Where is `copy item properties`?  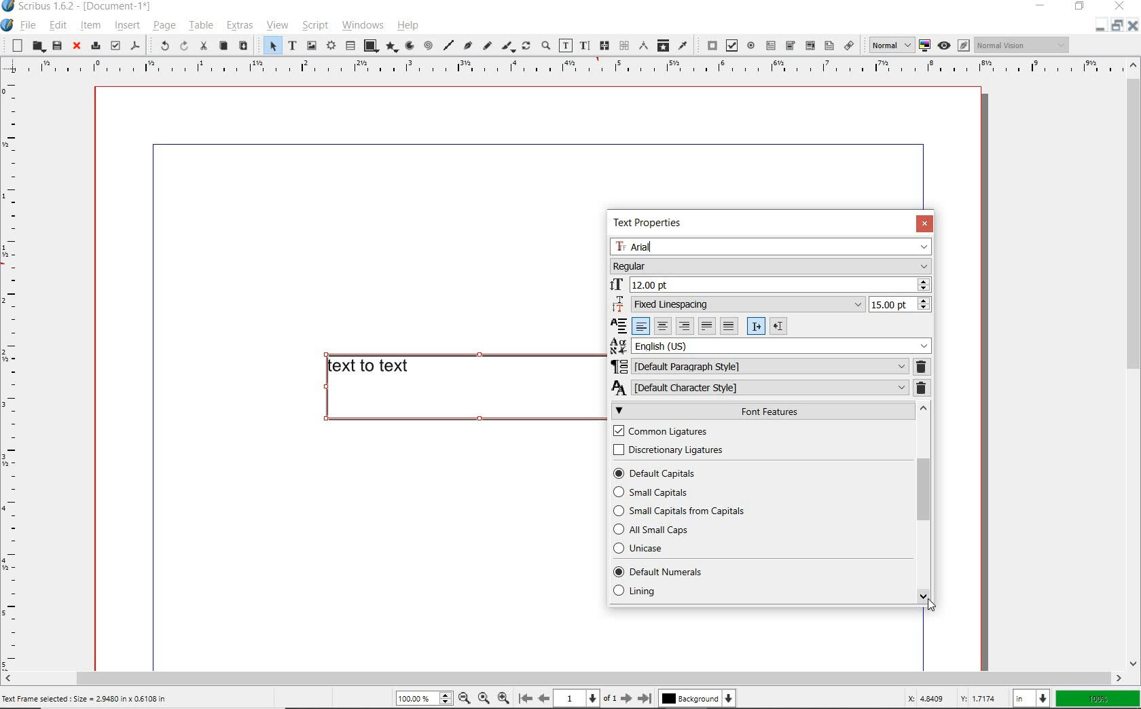 copy item properties is located at coordinates (663, 45).